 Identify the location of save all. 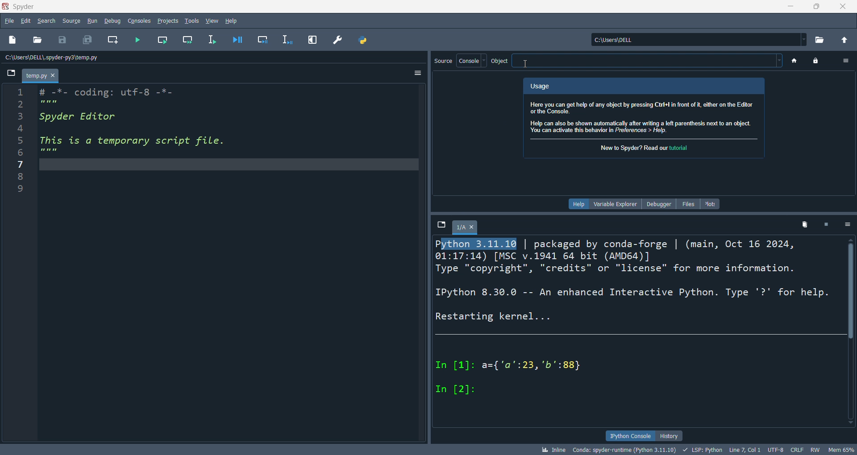
(87, 41).